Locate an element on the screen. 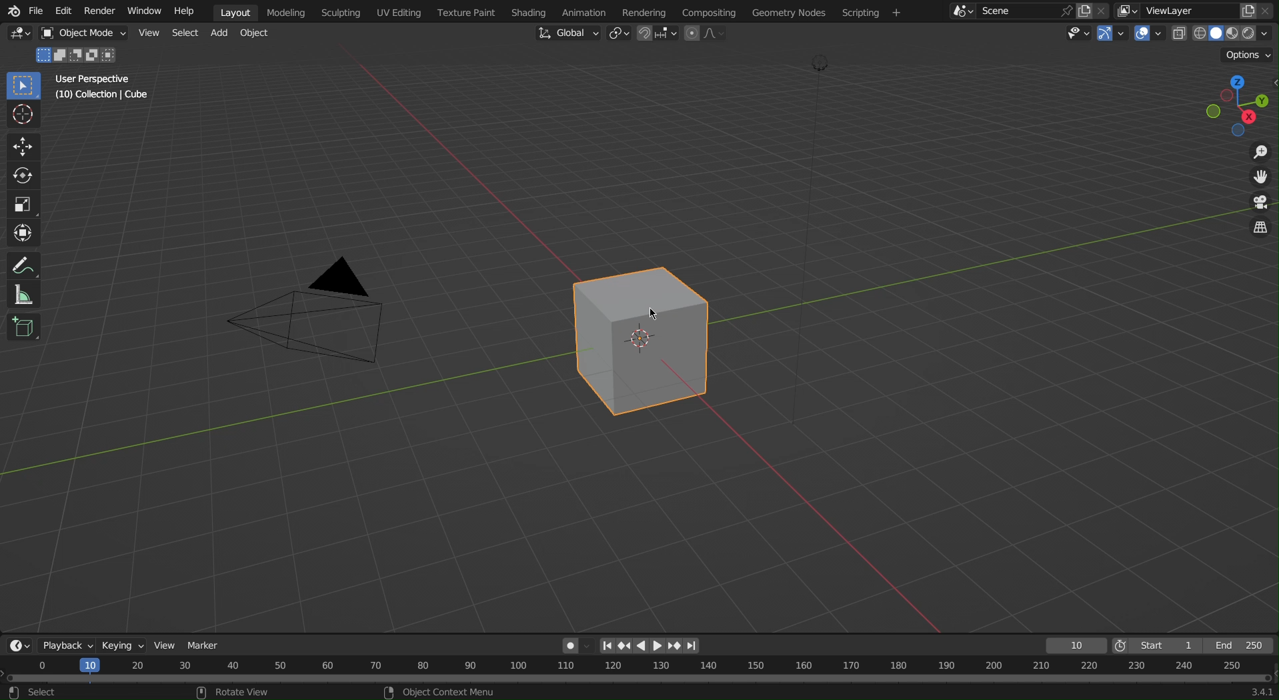 This screenshot has height=700, width=1279. Transform Pivot Point is located at coordinates (621, 35).